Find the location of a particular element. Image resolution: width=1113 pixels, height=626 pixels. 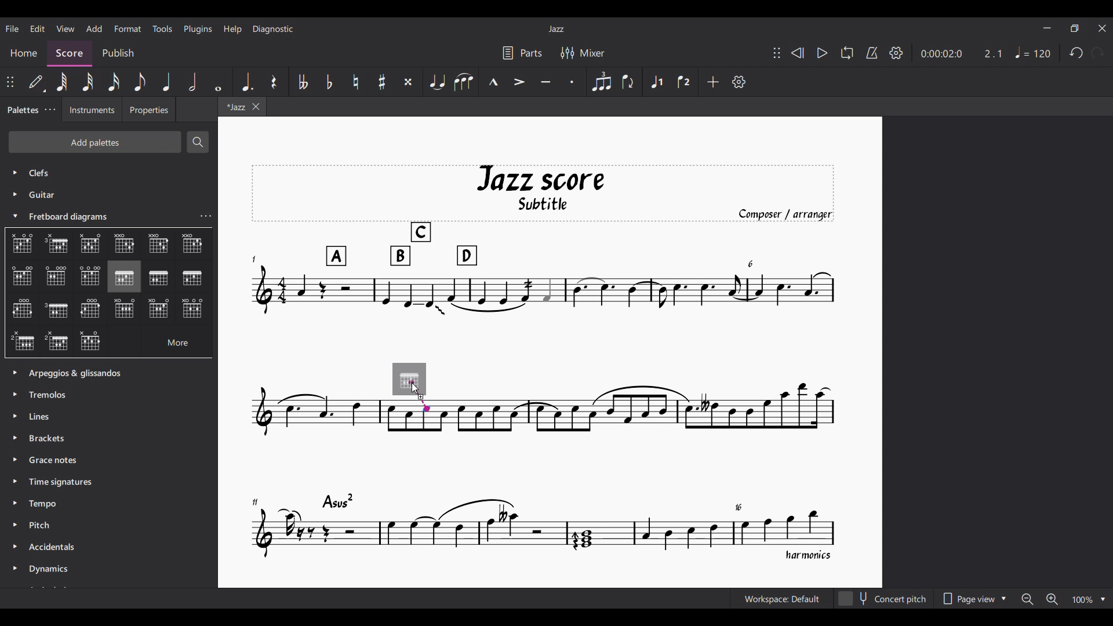

Chart 12 is located at coordinates (21, 310).